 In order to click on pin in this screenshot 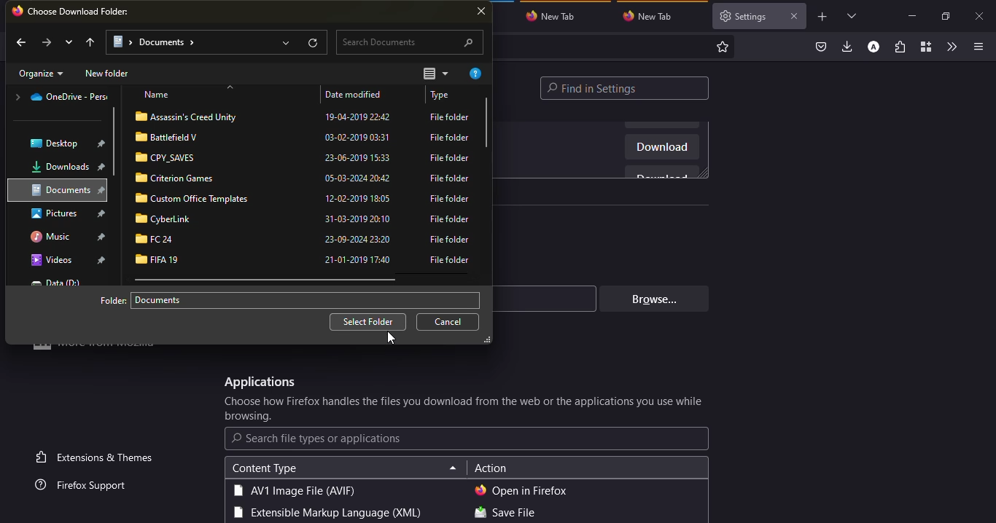, I will do `click(103, 168)`.